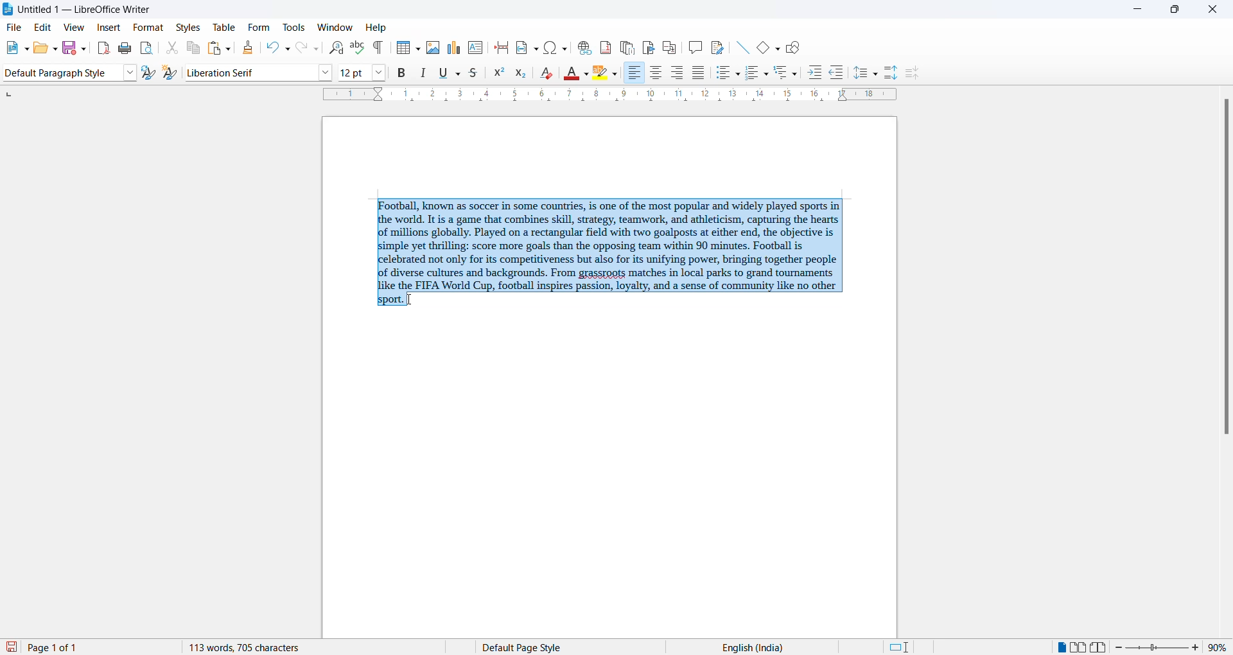  What do you see at coordinates (101, 48) in the screenshot?
I see `export as pdf` at bounding box center [101, 48].